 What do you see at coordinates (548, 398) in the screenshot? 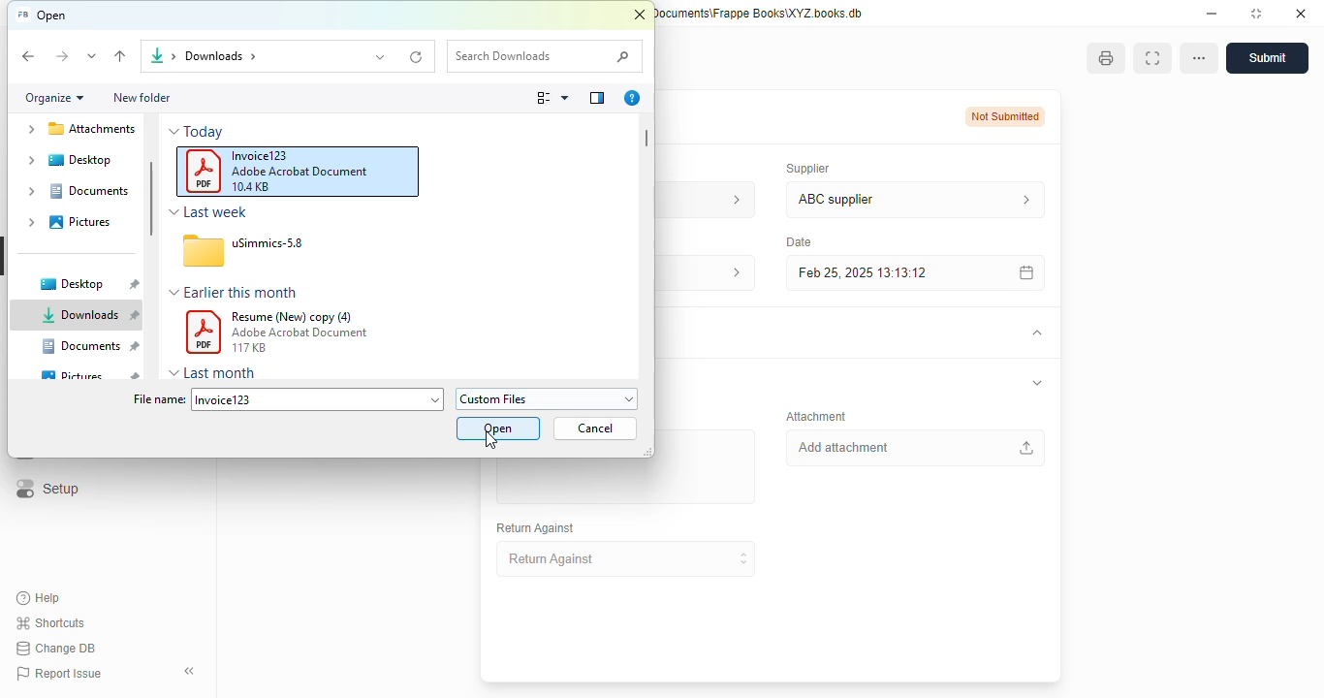
I see `custom files` at bounding box center [548, 398].